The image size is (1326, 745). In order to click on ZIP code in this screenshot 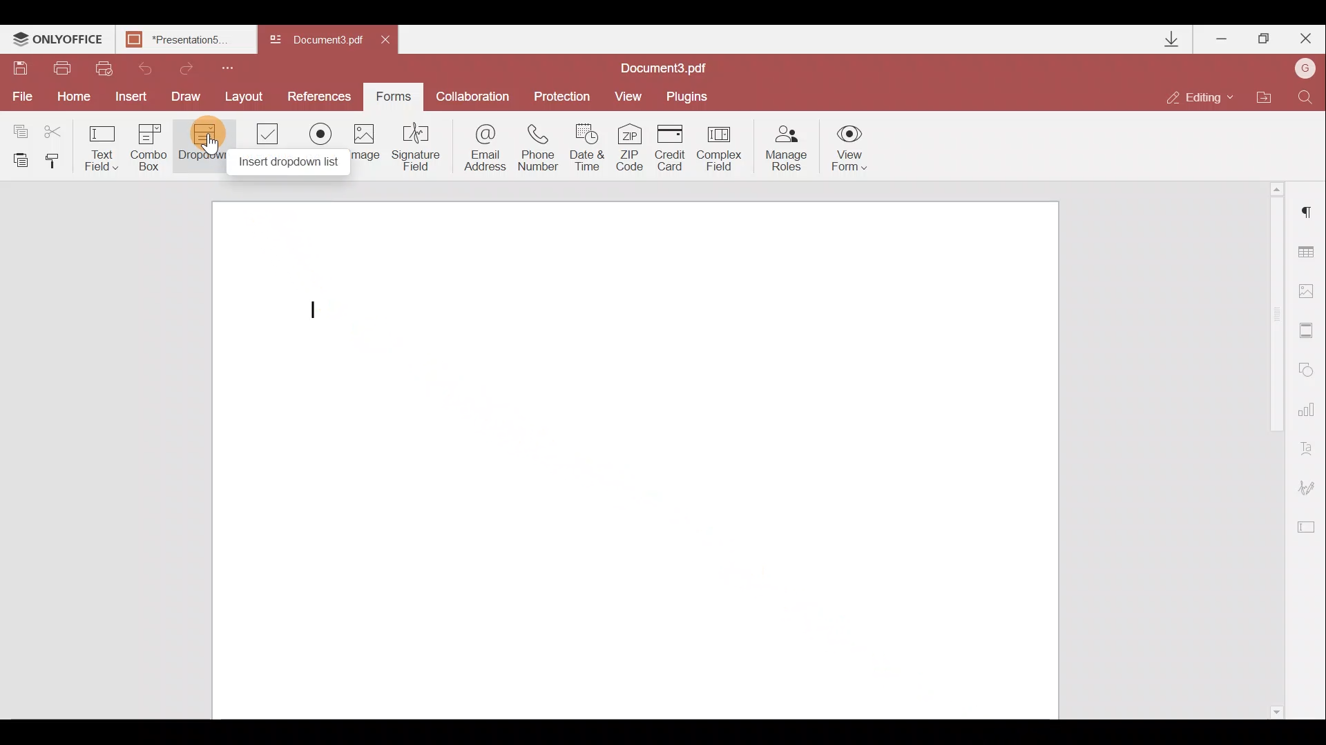, I will do `click(634, 150)`.